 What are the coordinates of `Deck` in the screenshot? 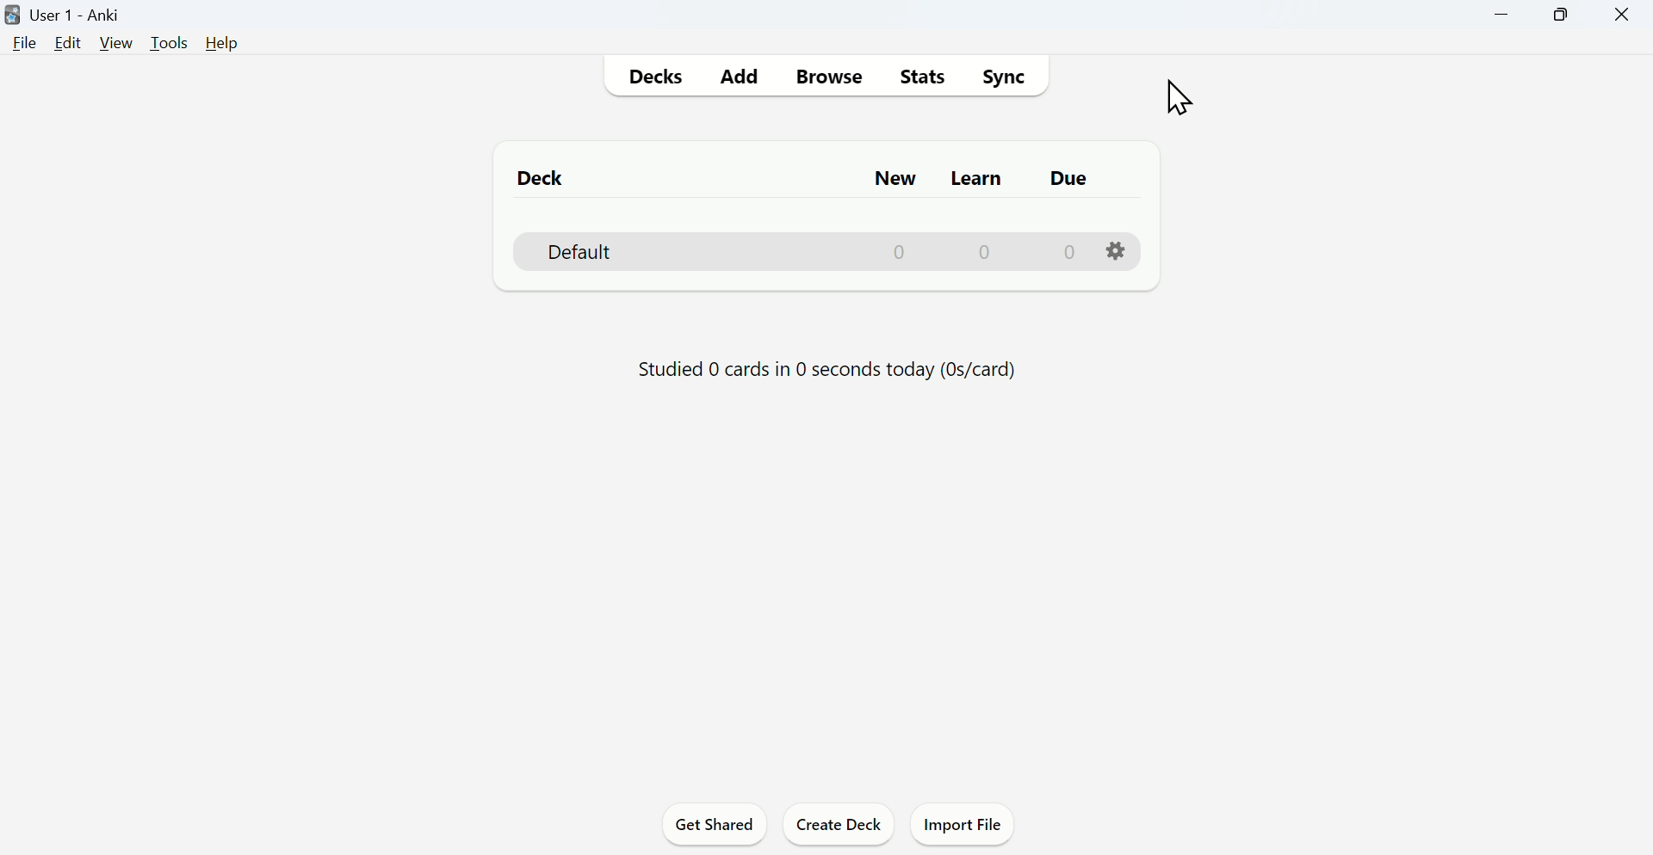 It's located at (543, 176).